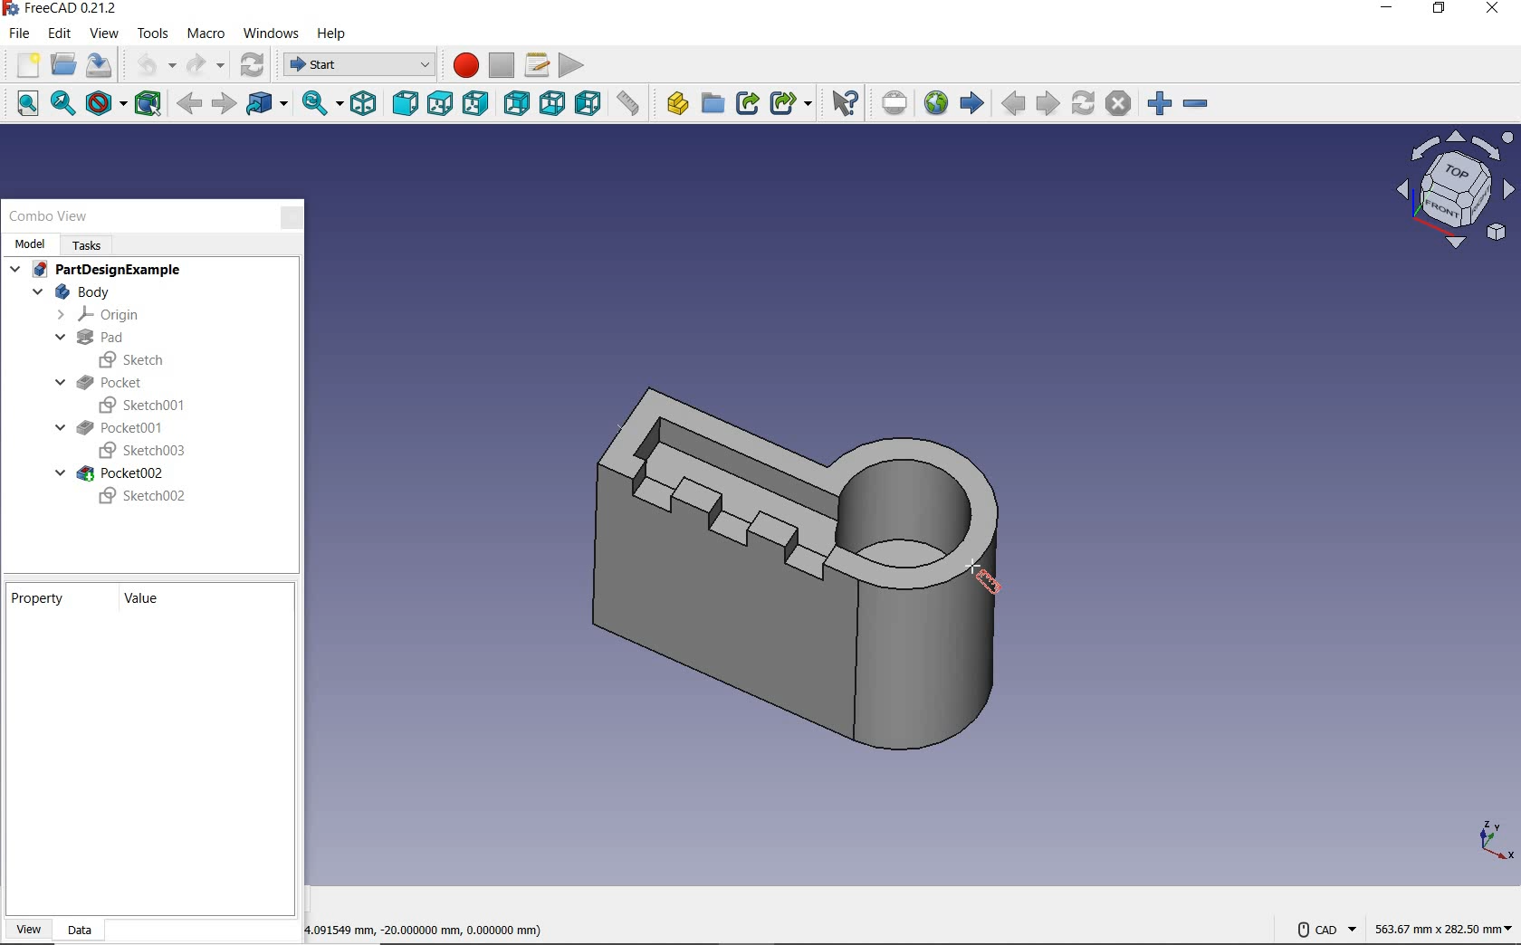  I want to click on macro recording, so click(461, 65).